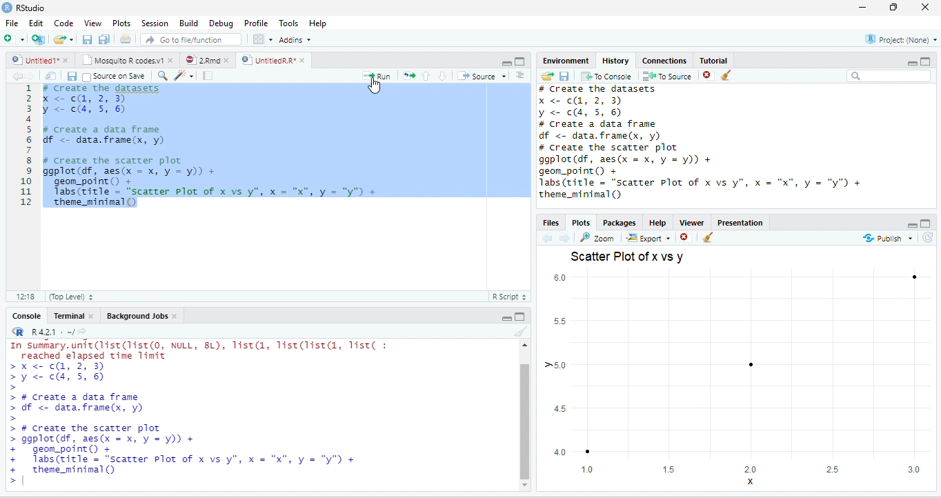 The height and width of the screenshot is (498, 941). What do you see at coordinates (581, 221) in the screenshot?
I see `Plots` at bounding box center [581, 221].